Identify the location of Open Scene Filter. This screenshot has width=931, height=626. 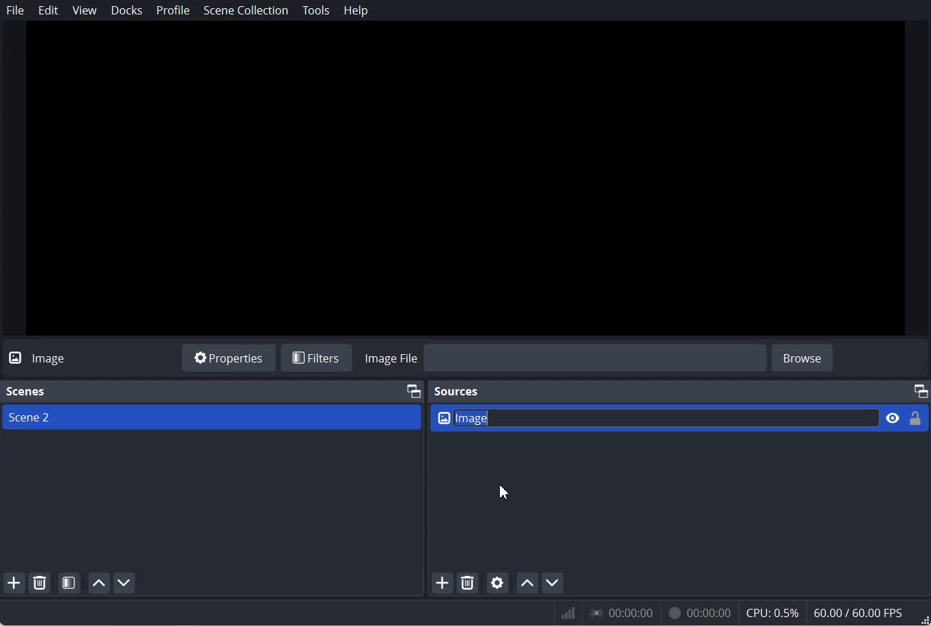
(69, 583).